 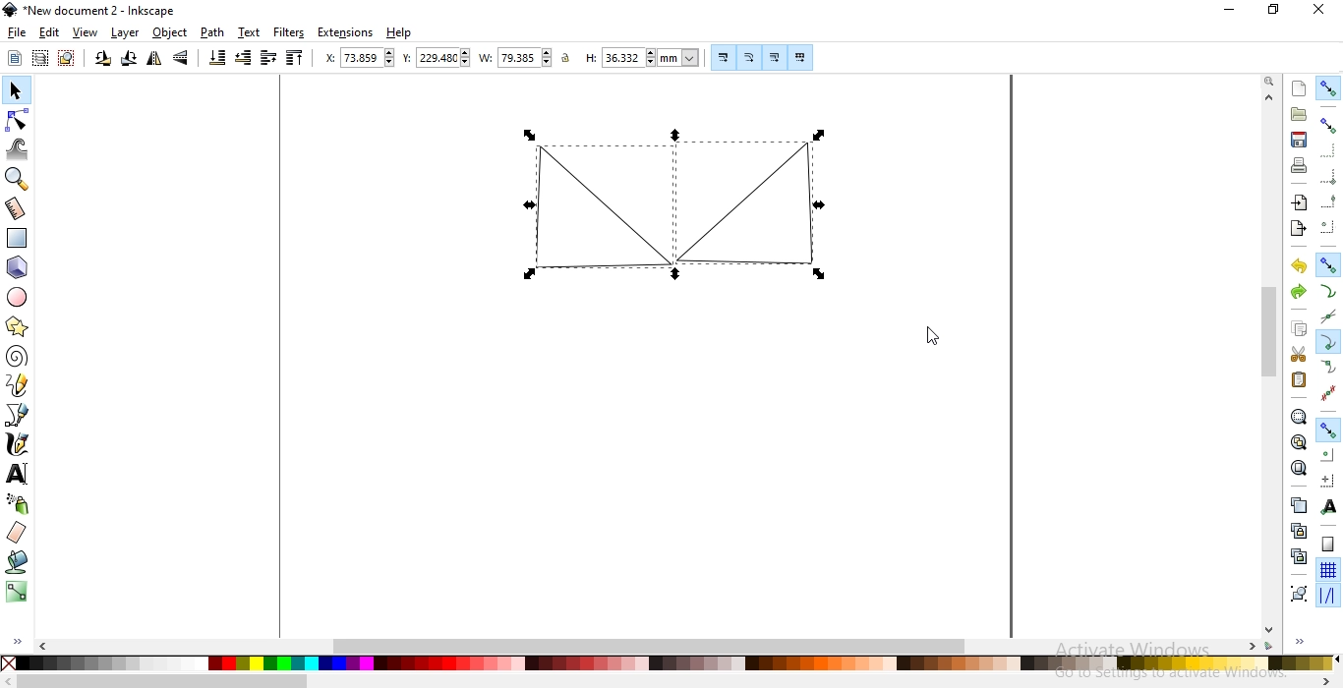 I want to click on zoom to fit drawing in window, so click(x=1298, y=440).